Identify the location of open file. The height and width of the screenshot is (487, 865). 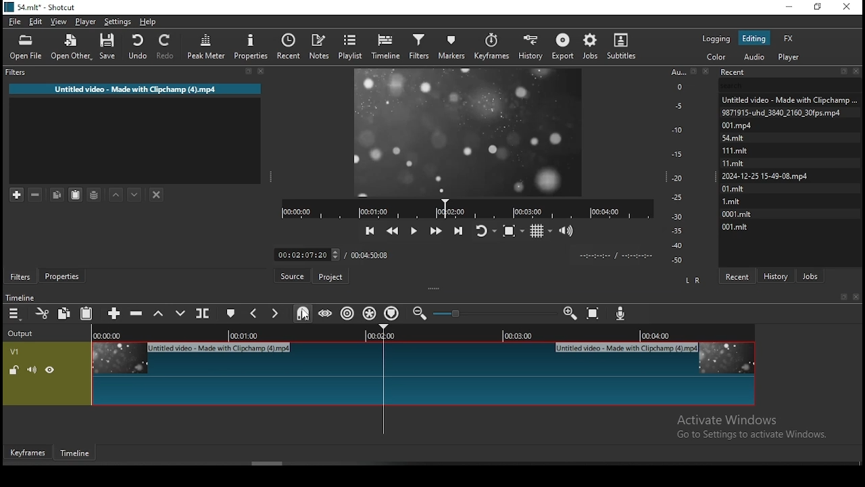
(27, 48).